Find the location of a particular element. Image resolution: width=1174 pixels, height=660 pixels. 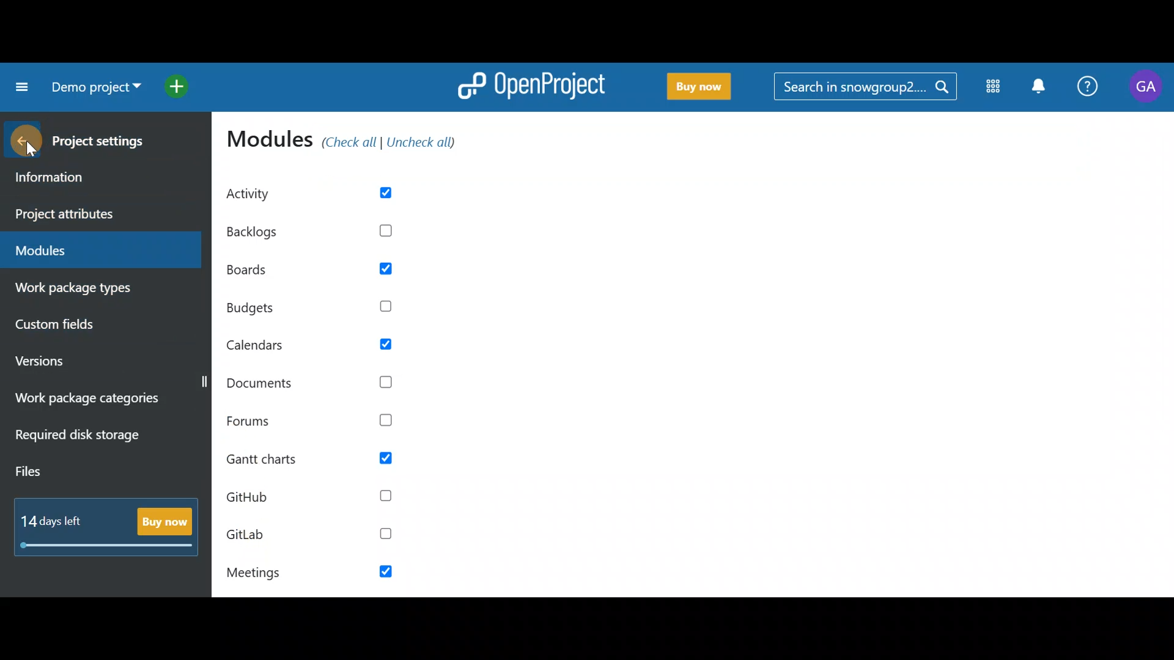

Forums is located at coordinates (316, 423).